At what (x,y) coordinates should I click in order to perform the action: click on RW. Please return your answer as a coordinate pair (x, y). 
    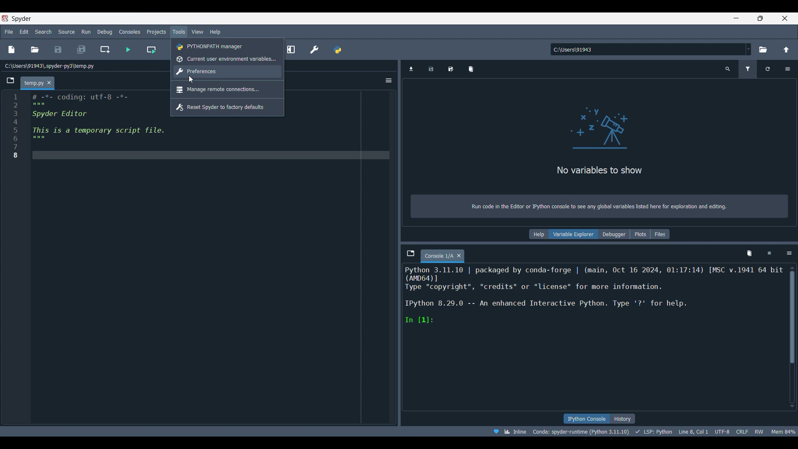
    Looking at the image, I should click on (760, 432).